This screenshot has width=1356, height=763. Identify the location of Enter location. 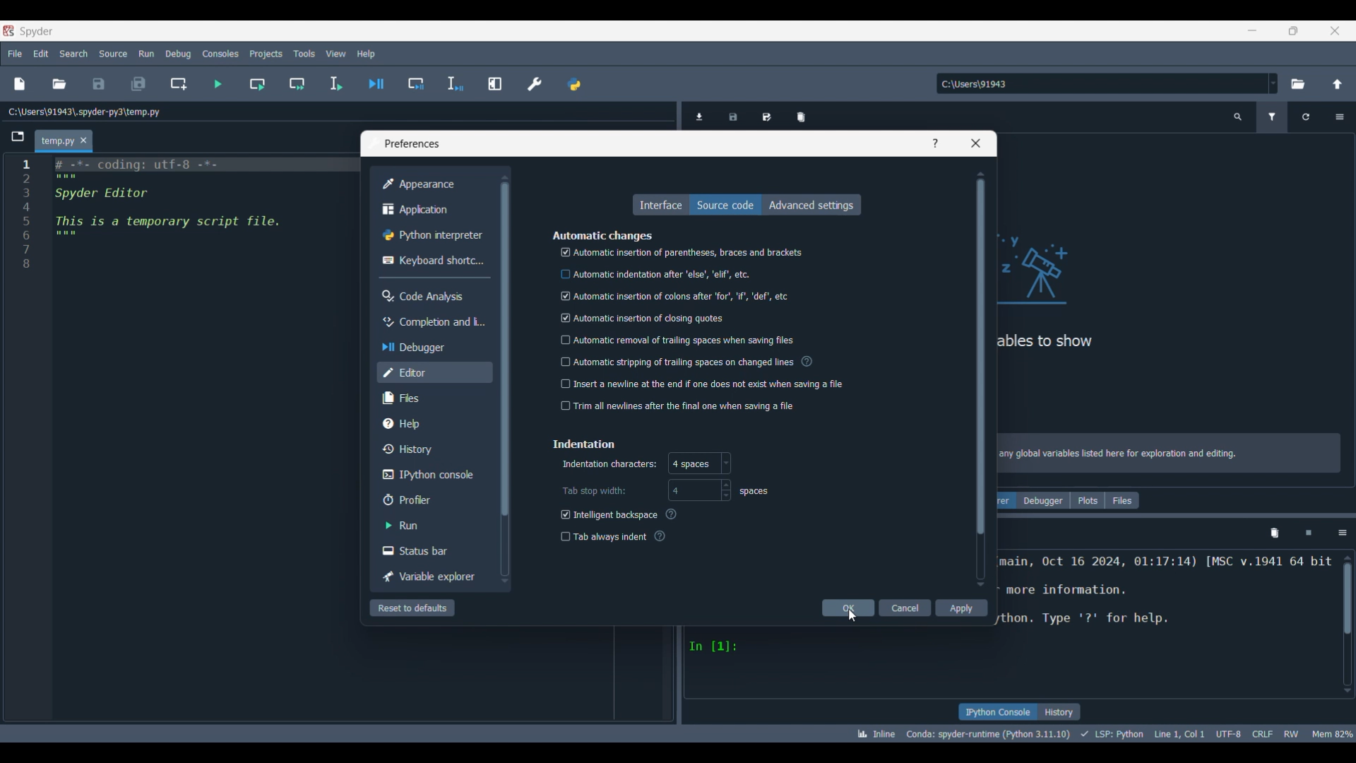
(1101, 83).